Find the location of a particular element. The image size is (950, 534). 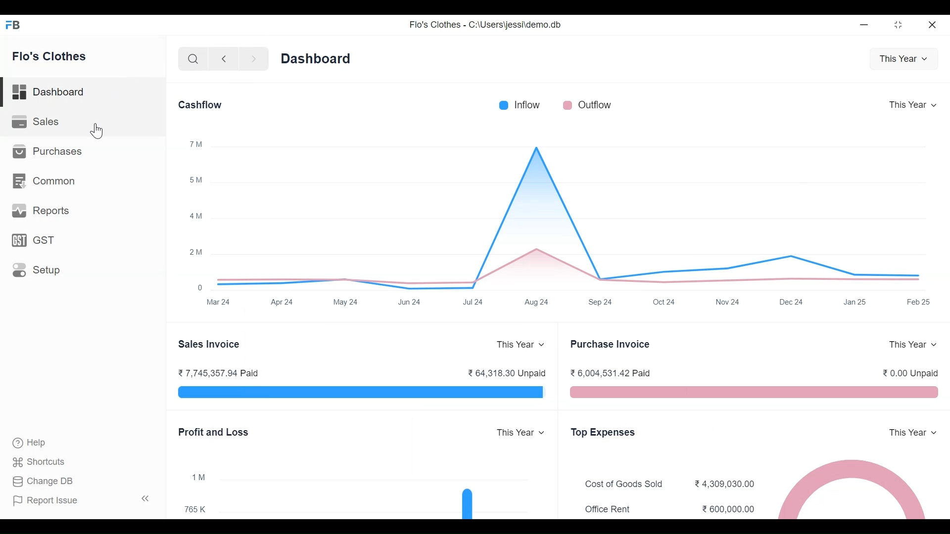

Restore is located at coordinates (896, 24).